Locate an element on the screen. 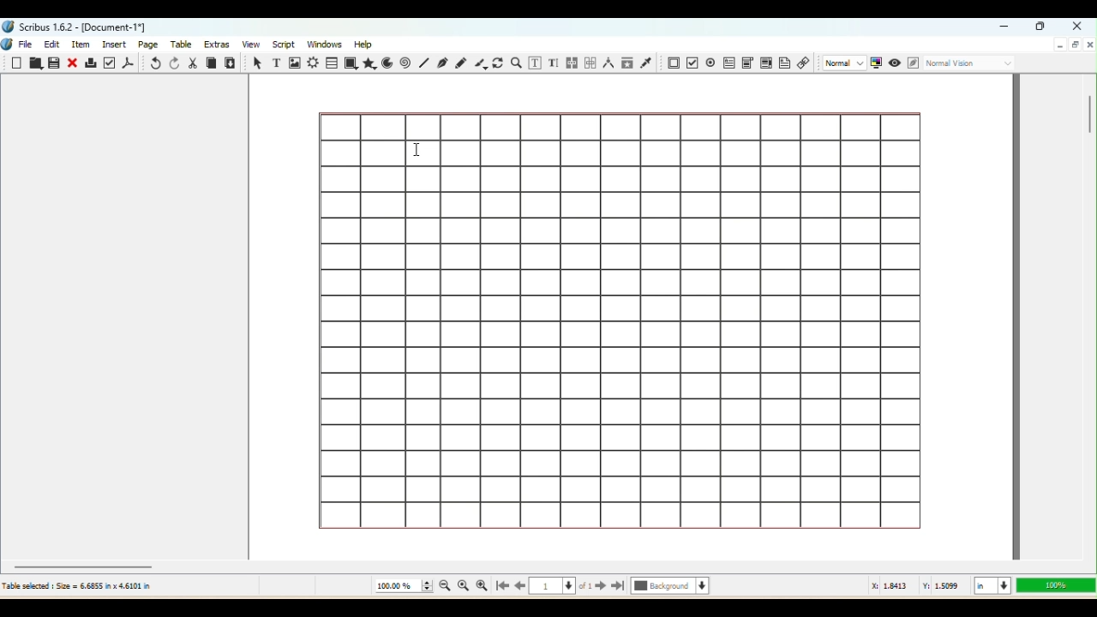  Scribus 1.6.2- [Document-1"] is located at coordinates (77, 27).